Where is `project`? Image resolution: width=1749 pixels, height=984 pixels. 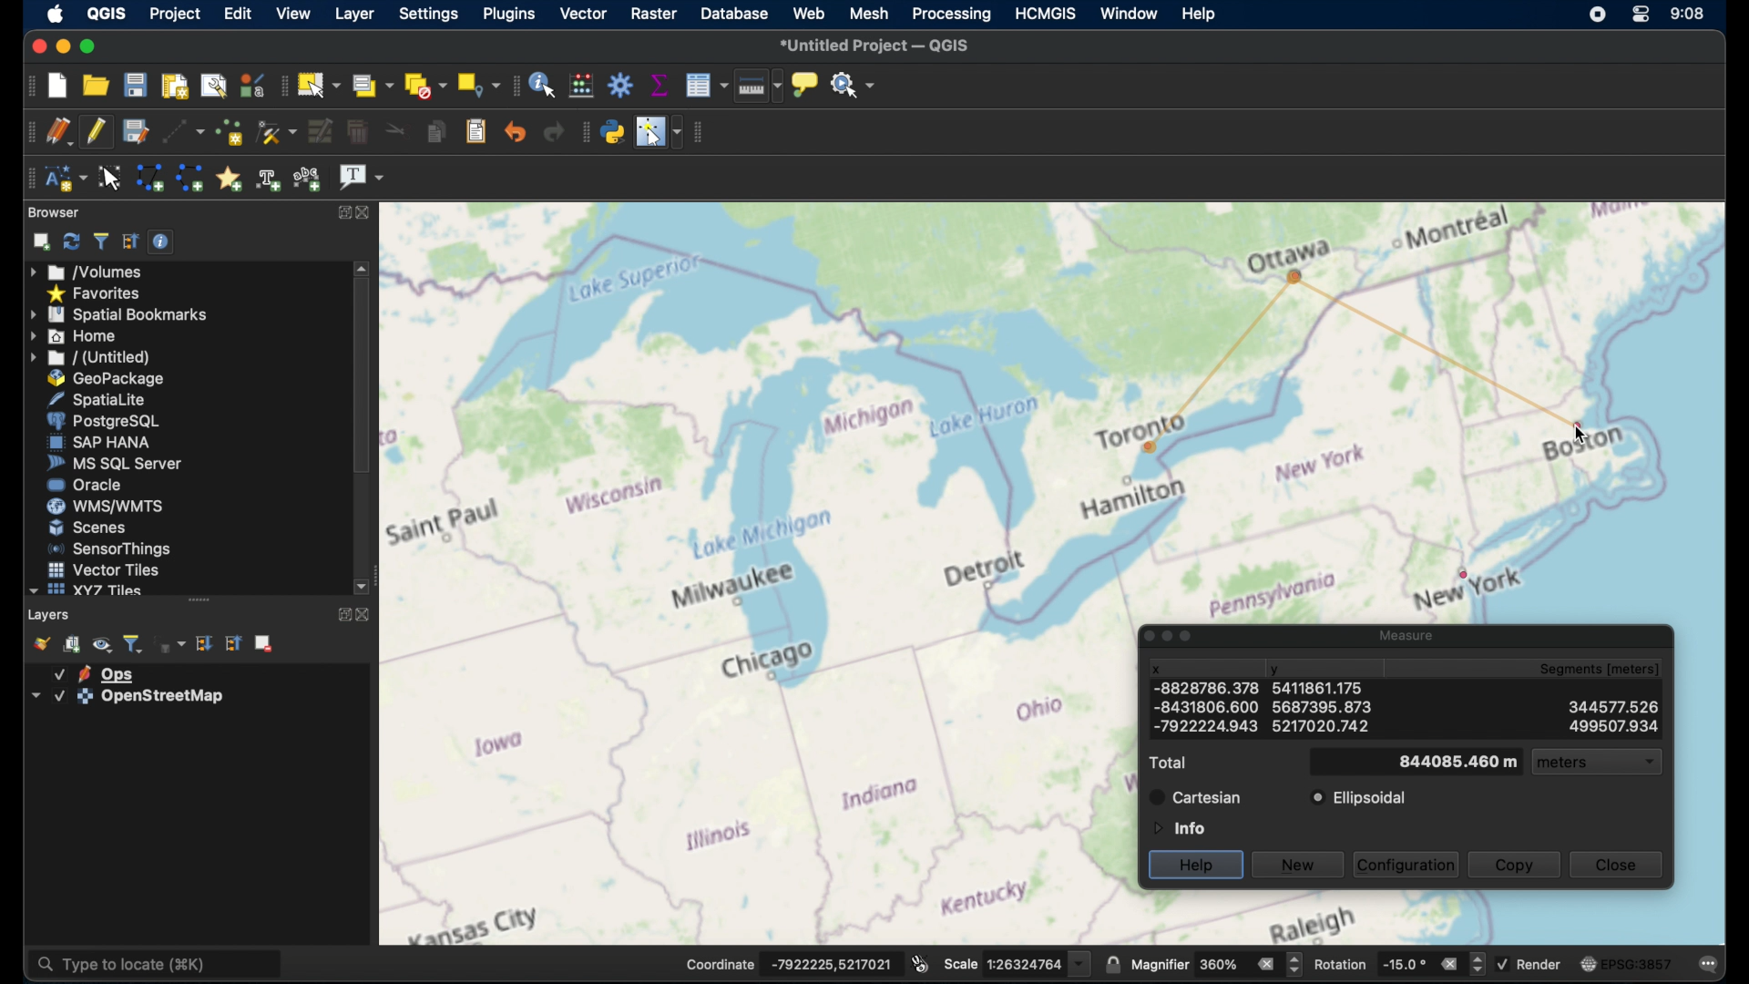
project is located at coordinates (176, 13).